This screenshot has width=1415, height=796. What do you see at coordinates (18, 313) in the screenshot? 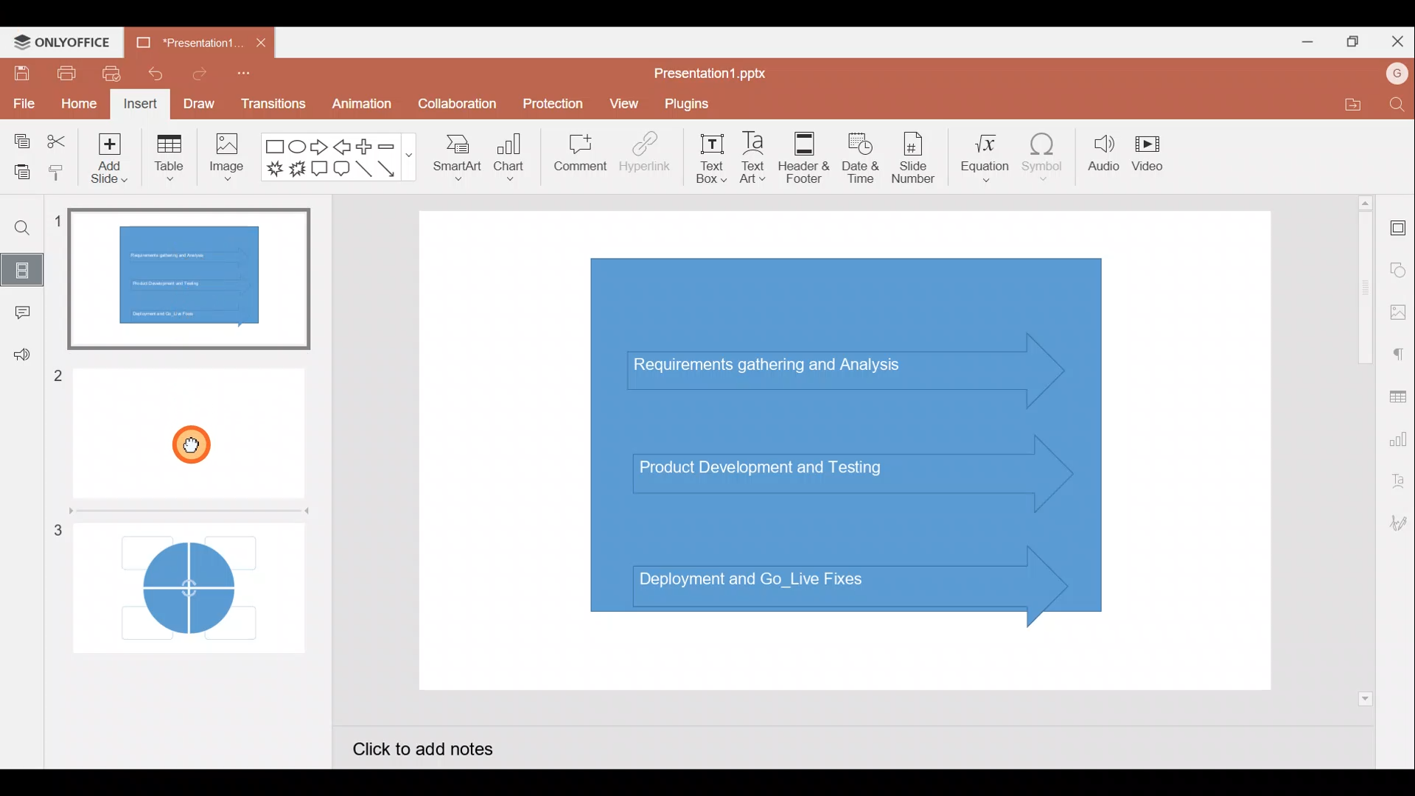
I see `Comment` at bounding box center [18, 313].